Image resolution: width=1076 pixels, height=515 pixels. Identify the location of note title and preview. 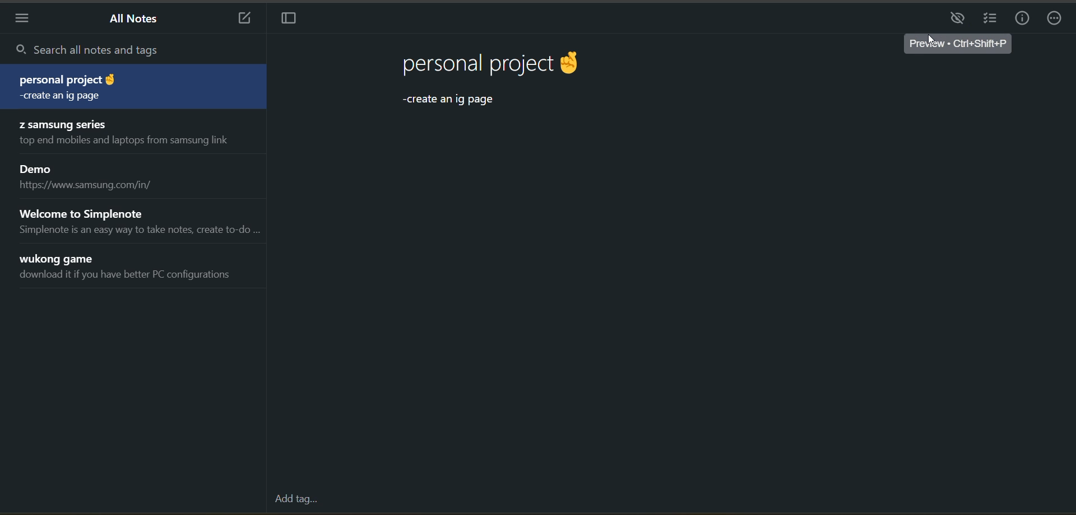
(129, 86).